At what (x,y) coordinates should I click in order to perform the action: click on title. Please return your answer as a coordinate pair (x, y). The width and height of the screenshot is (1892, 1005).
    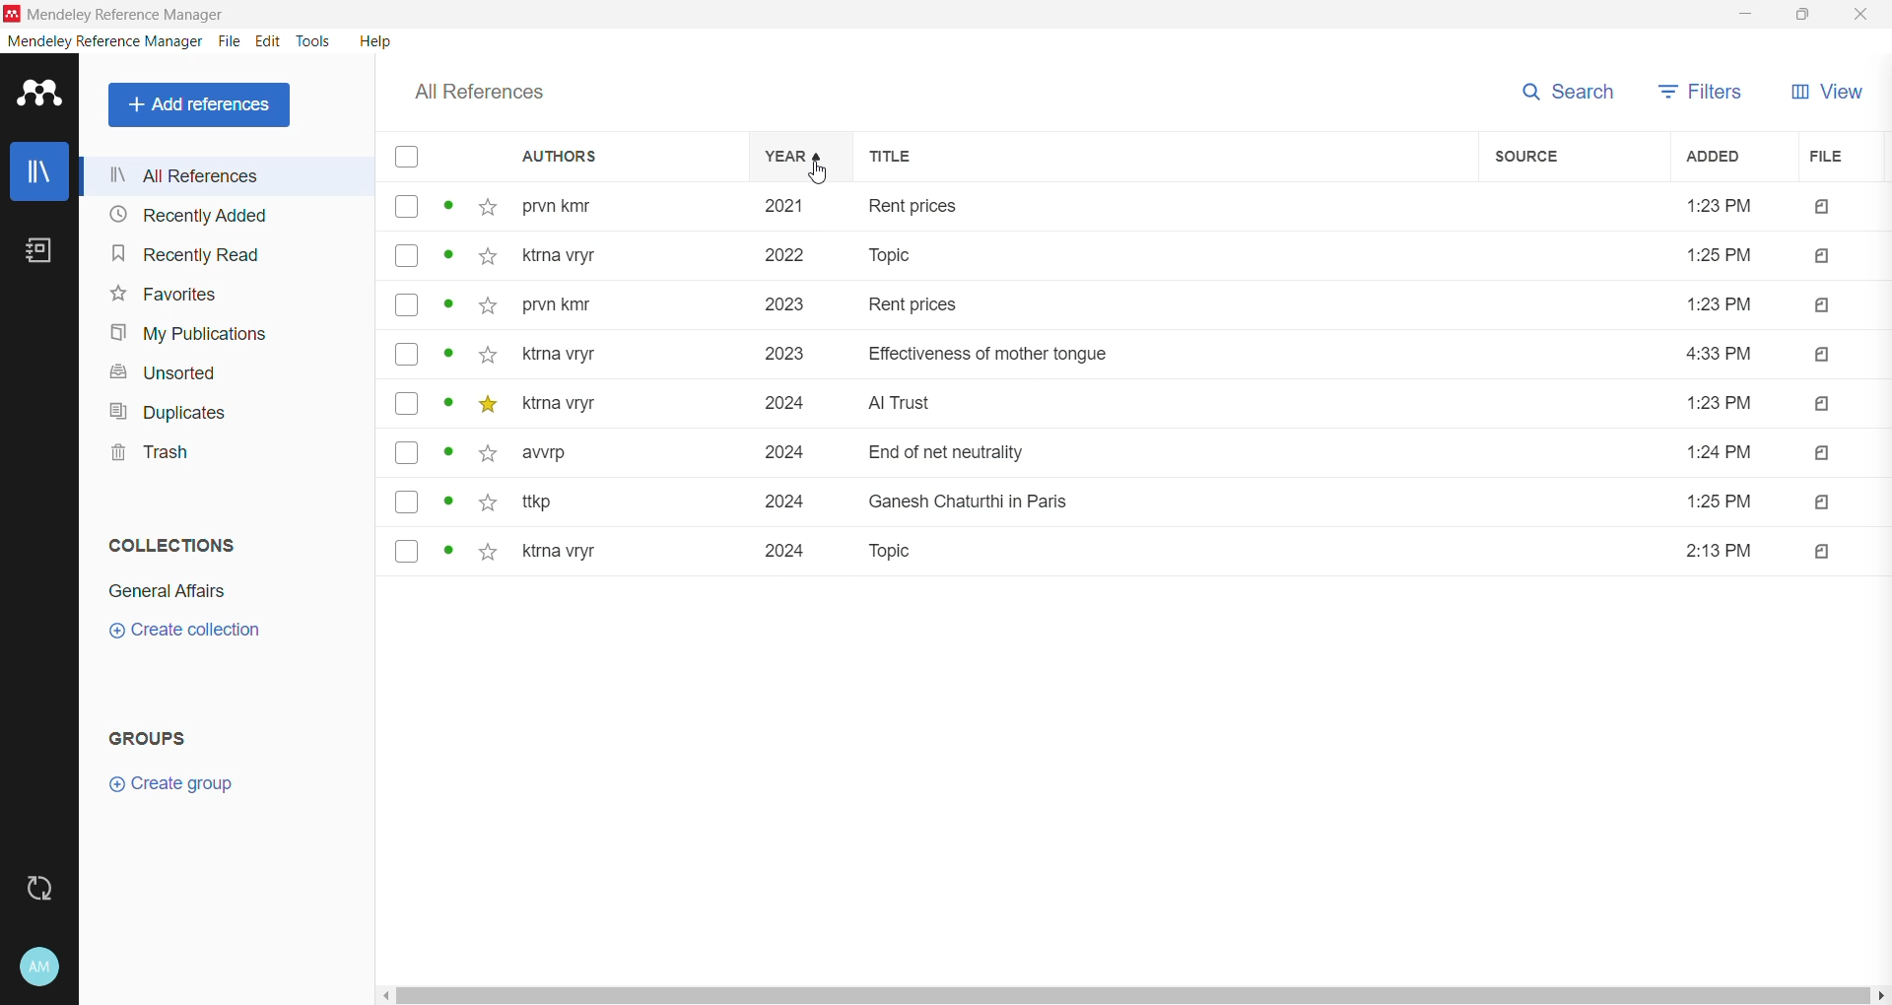
    Looking at the image, I should click on (892, 157).